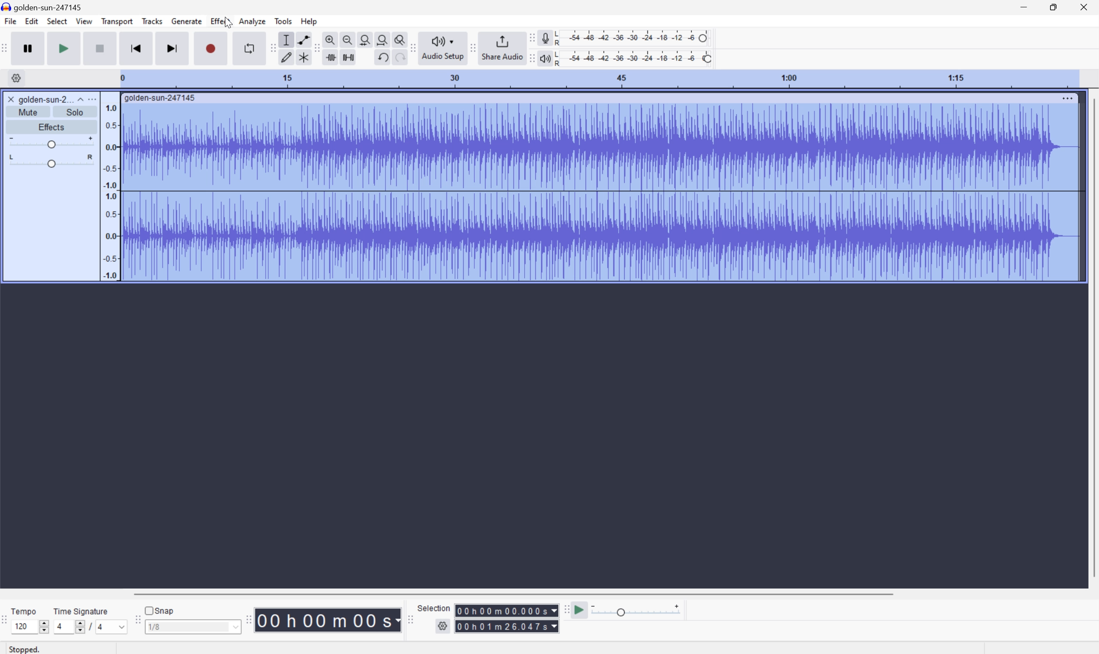  I want to click on Effects, so click(50, 126).